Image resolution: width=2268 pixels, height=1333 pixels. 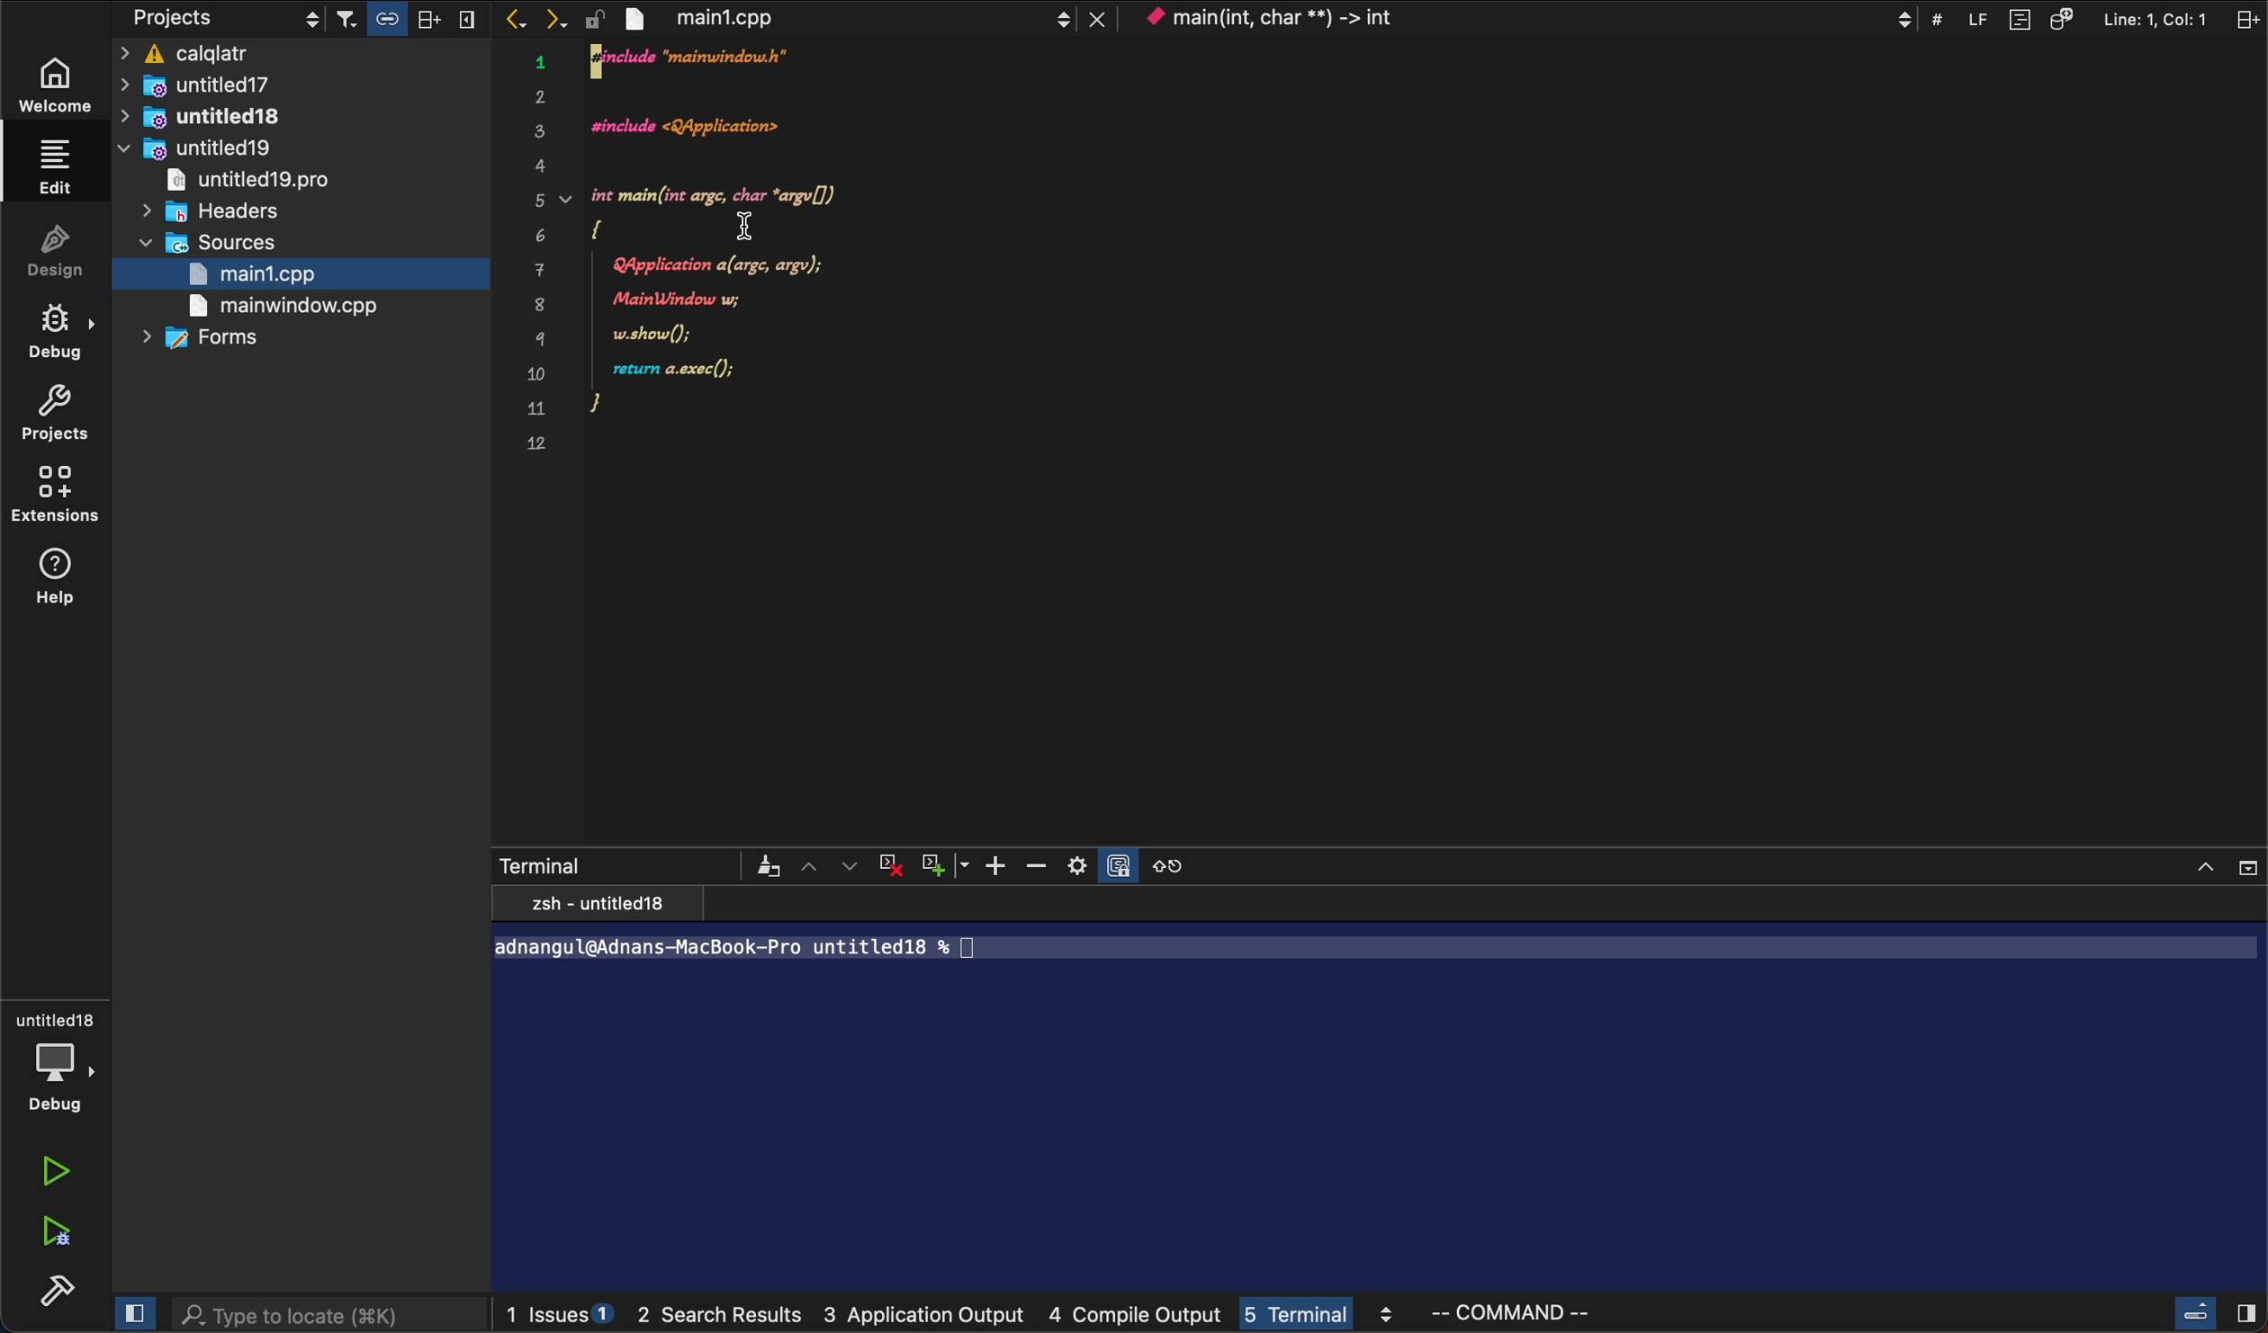 I want to click on command, so click(x=1542, y=1316).